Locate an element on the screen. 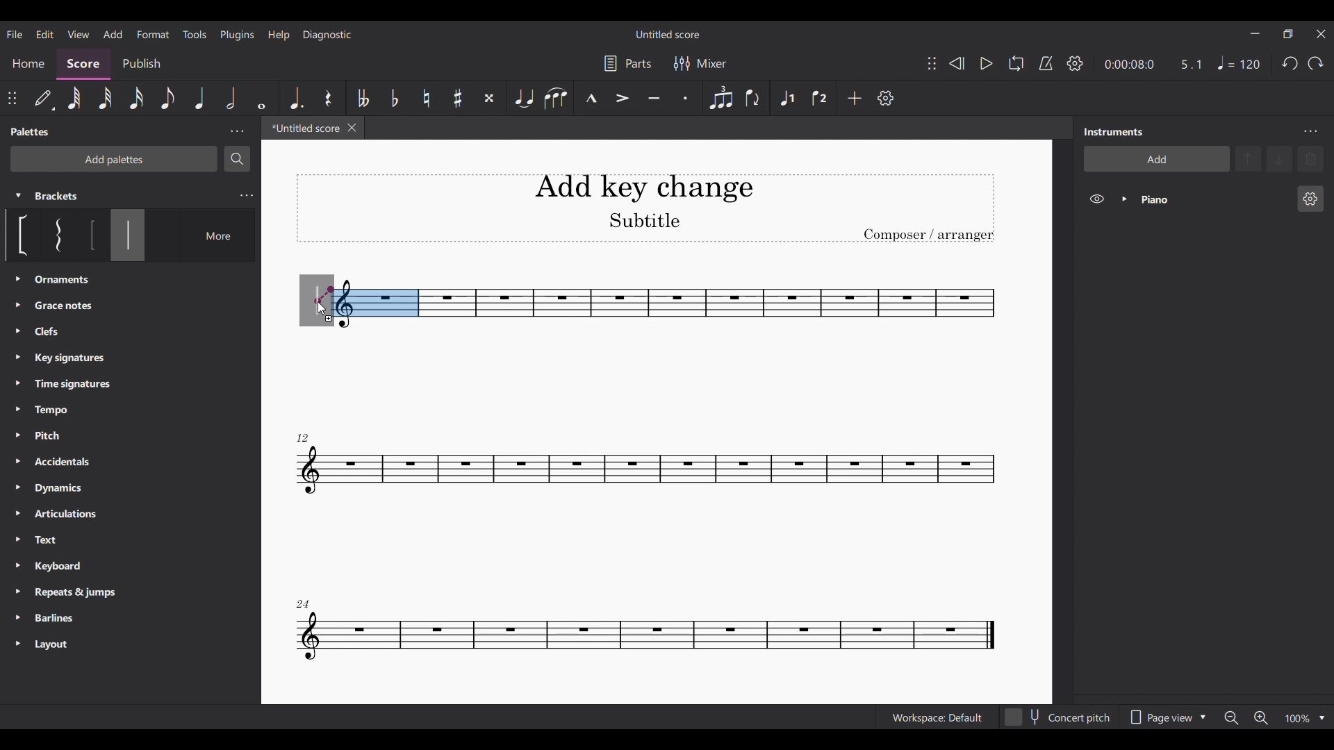  Help menu is located at coordinates (278, 35).